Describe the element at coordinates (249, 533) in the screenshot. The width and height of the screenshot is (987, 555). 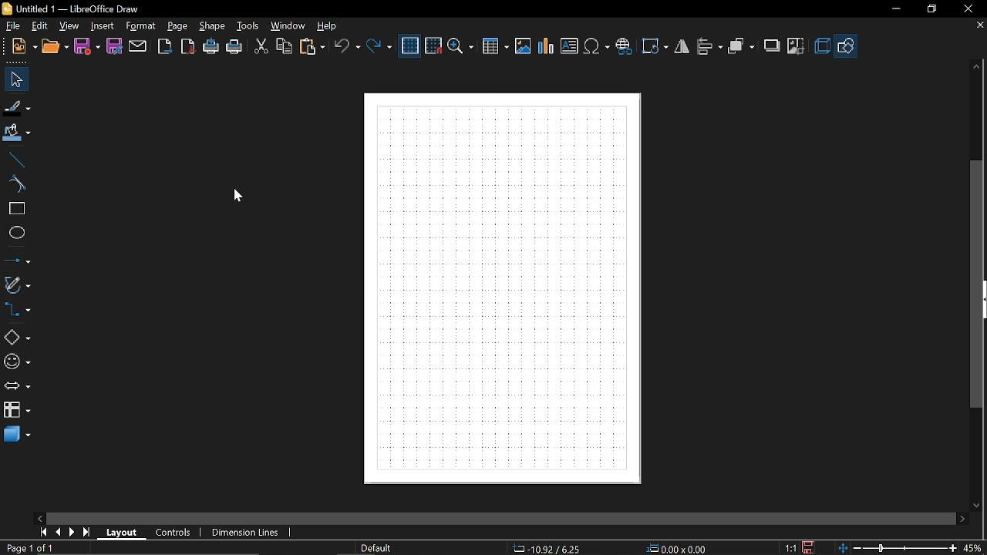
I see `dimension lines` at that location.